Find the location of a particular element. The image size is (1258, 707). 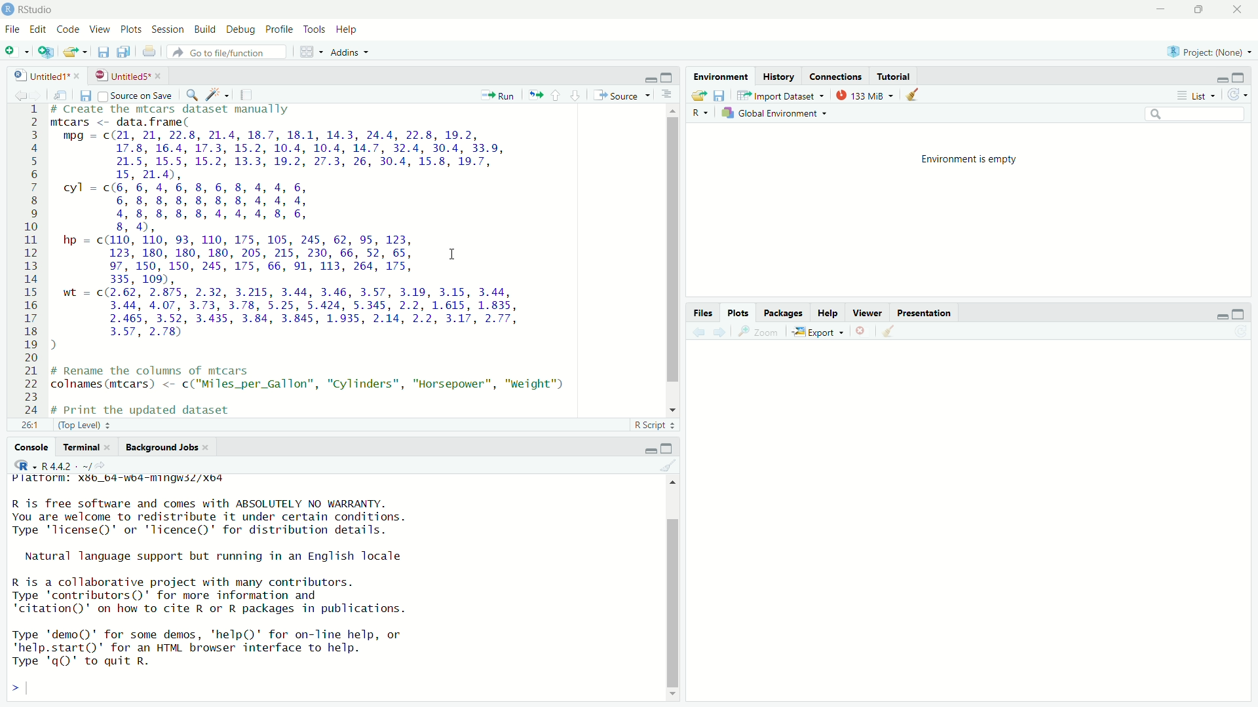

® Source ~ is located at coordinates (625, 94).